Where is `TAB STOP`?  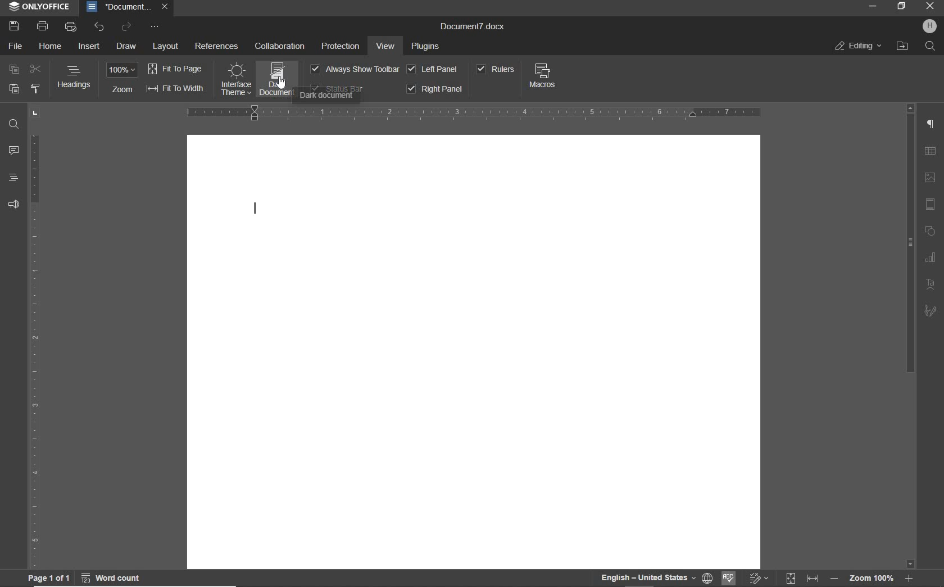
TAB STOP is located at coordinates (35, 114).